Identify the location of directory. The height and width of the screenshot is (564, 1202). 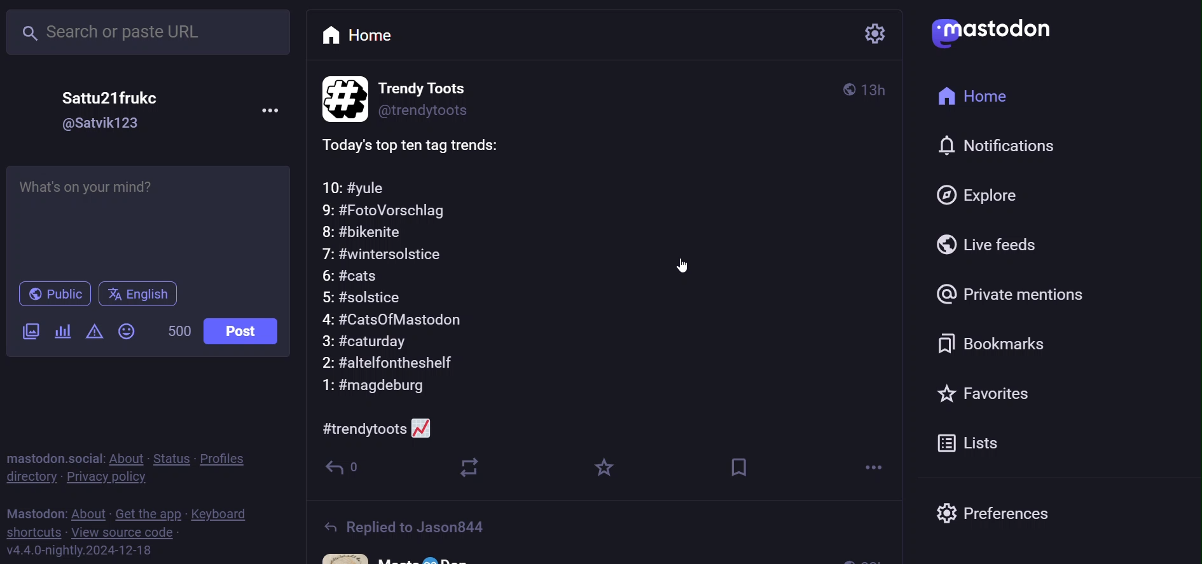
(33, 476).